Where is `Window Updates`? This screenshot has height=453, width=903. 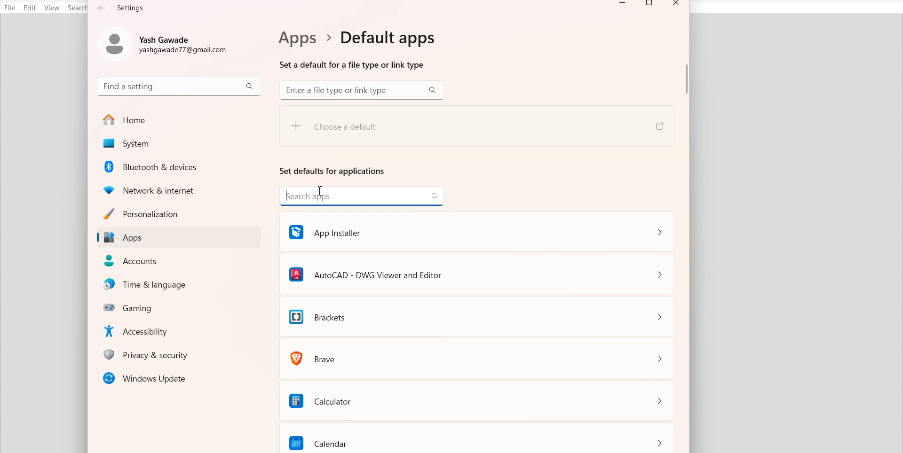
Window Updates is located at coordinates (178, 378).